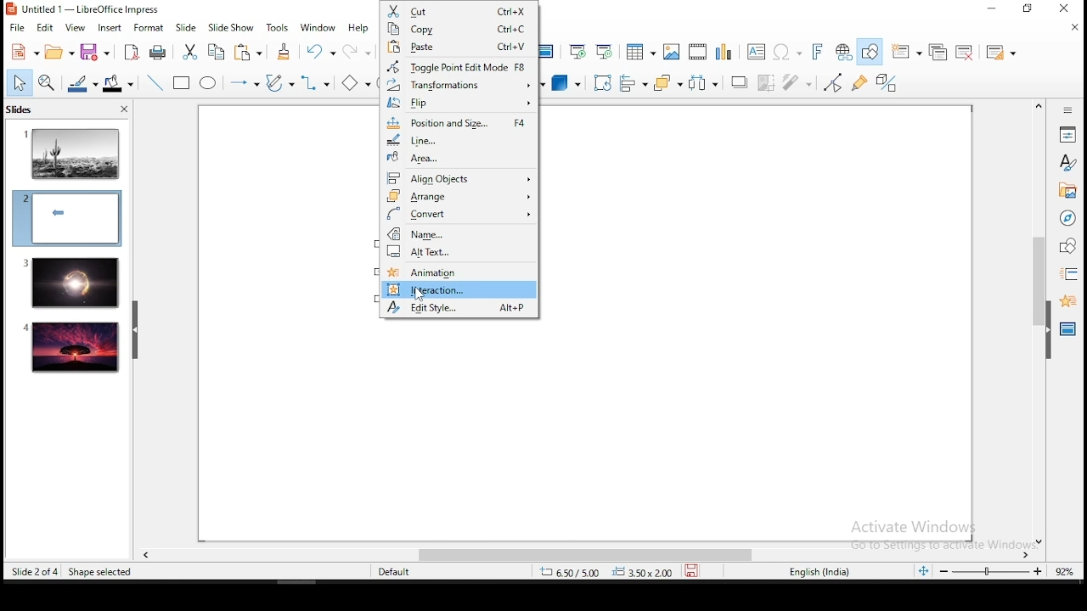  Describe the element at coordinates (81, 84) in the screenshot. I see `line fill` at that location.